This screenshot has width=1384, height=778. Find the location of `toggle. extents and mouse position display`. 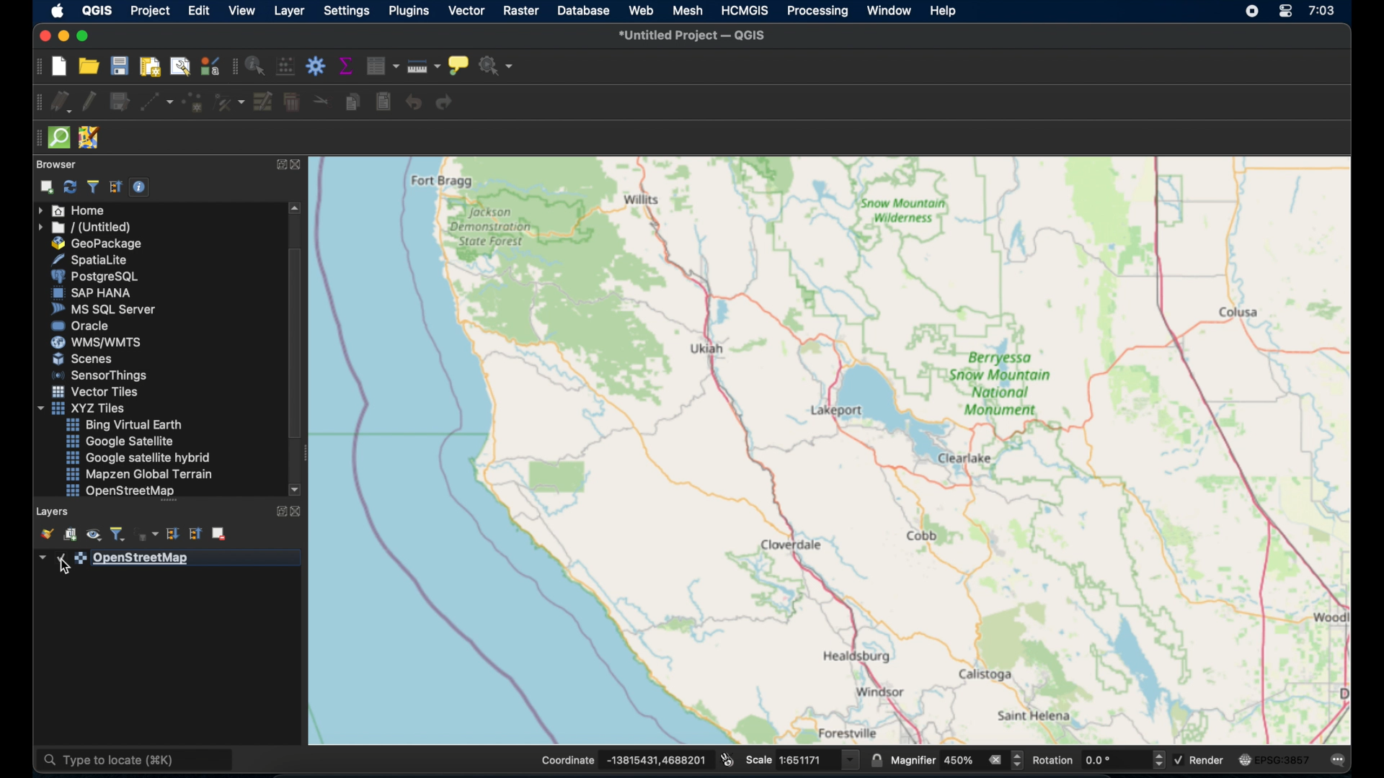

toggle. extents and mouse position display is located at coordinates (726, 759).